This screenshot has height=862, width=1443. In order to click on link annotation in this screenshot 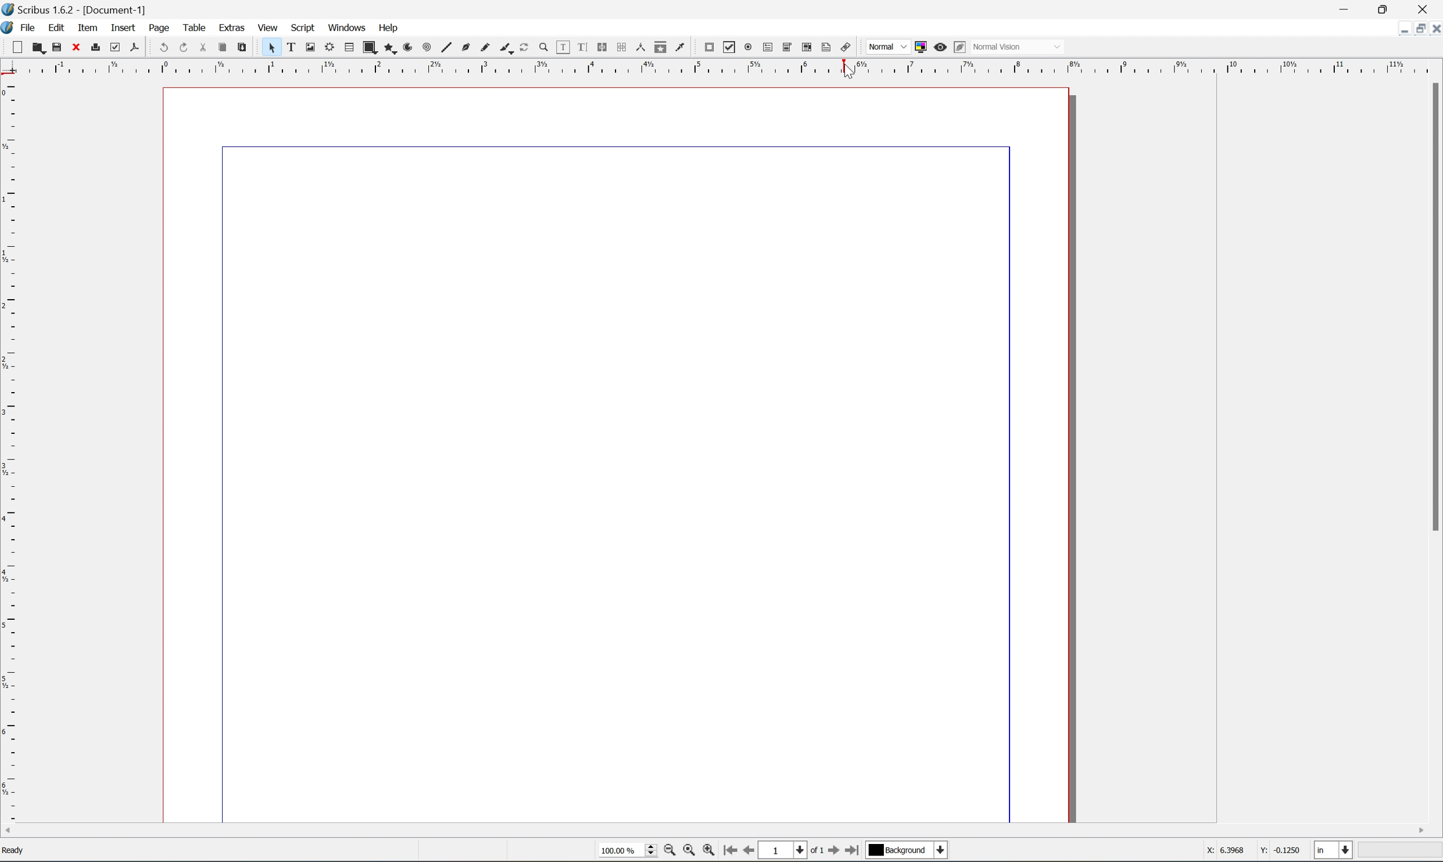, I will do `click(846, 47)`.